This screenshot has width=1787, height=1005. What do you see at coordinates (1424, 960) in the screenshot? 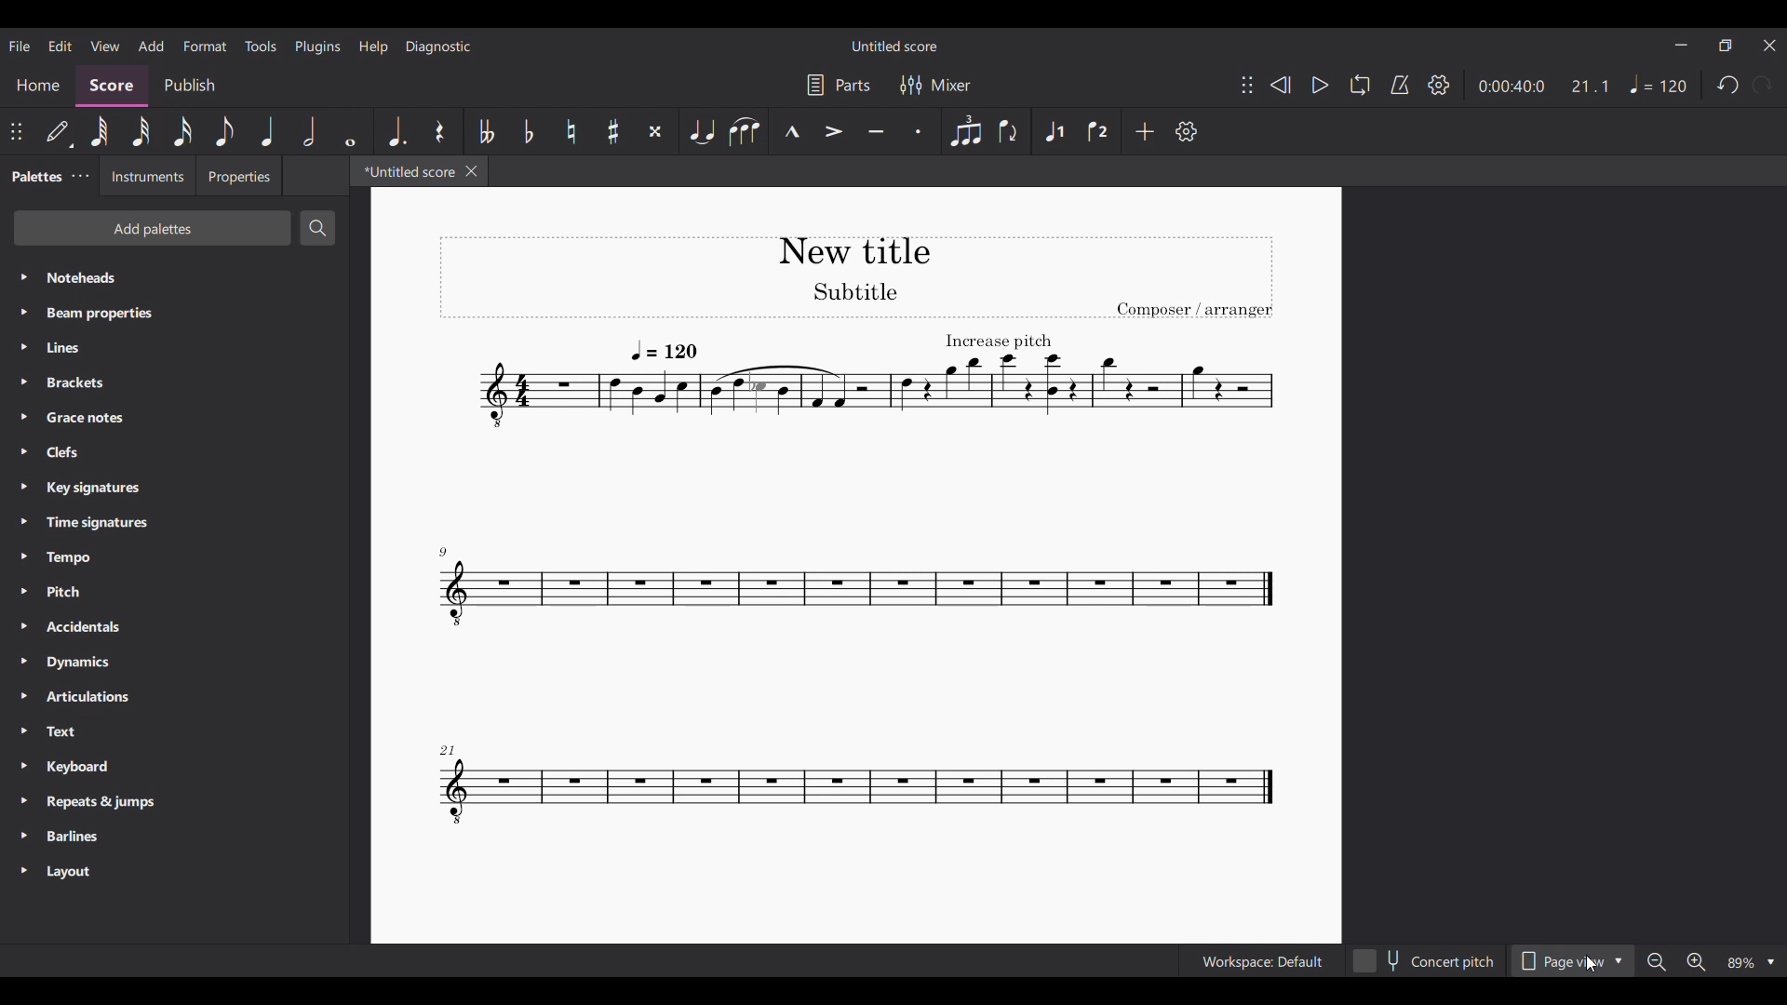
I see `Concert pitch toggle` at bounding box center [1424, 960].